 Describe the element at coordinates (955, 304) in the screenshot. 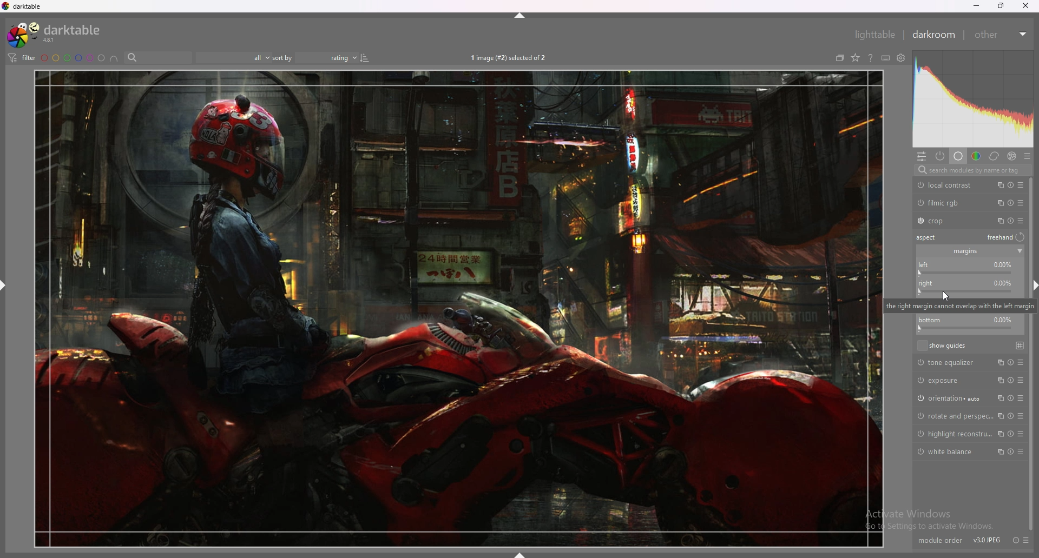

I see `description` at that location.